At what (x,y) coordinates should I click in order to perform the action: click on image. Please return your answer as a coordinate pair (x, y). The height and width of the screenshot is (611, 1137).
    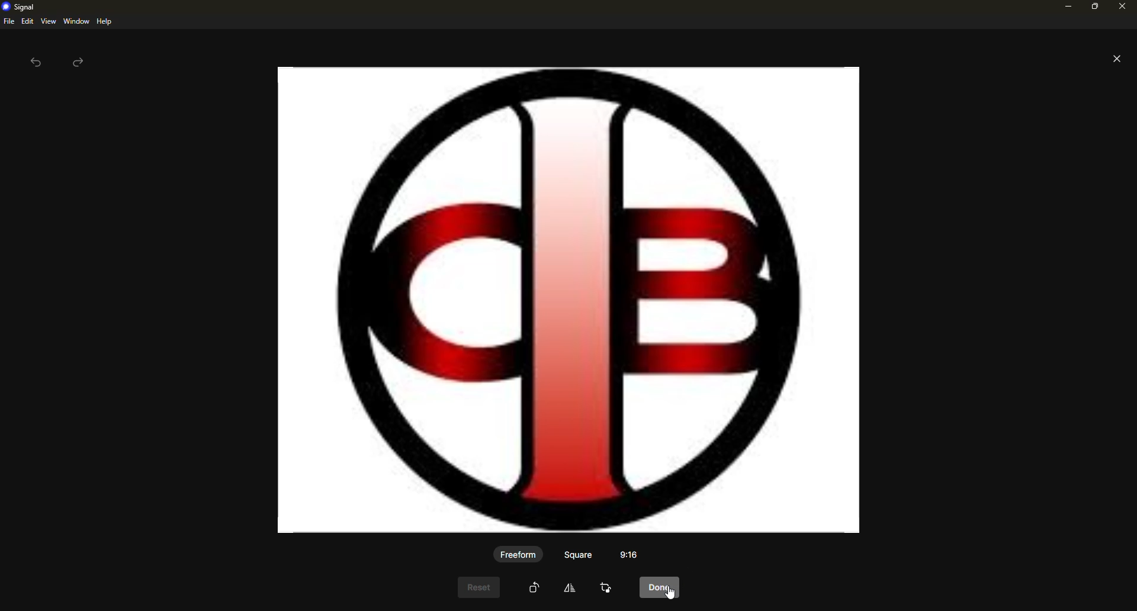
    Looking at the image, I should click on (563, 298).